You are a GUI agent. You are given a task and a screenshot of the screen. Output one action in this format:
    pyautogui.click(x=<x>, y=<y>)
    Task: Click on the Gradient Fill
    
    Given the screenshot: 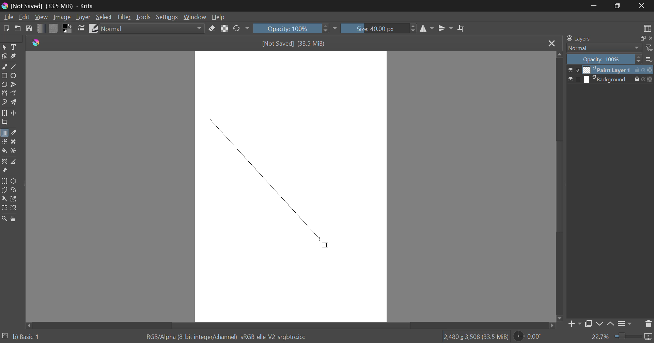 What is the action you would take?
    pyautogui.click(x=4, y=134)
    